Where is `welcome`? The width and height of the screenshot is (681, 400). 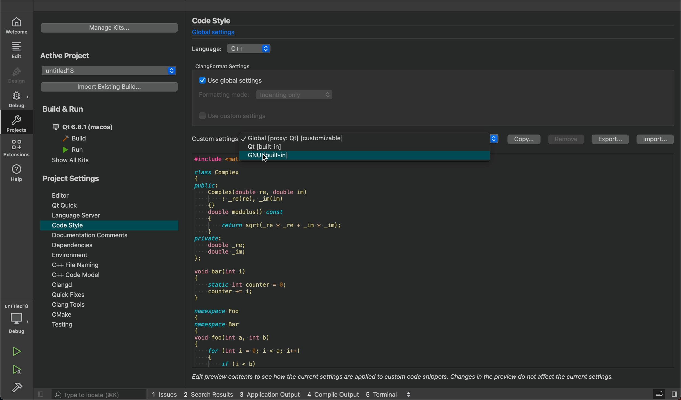 welcome is located at coordinates (17, 26).